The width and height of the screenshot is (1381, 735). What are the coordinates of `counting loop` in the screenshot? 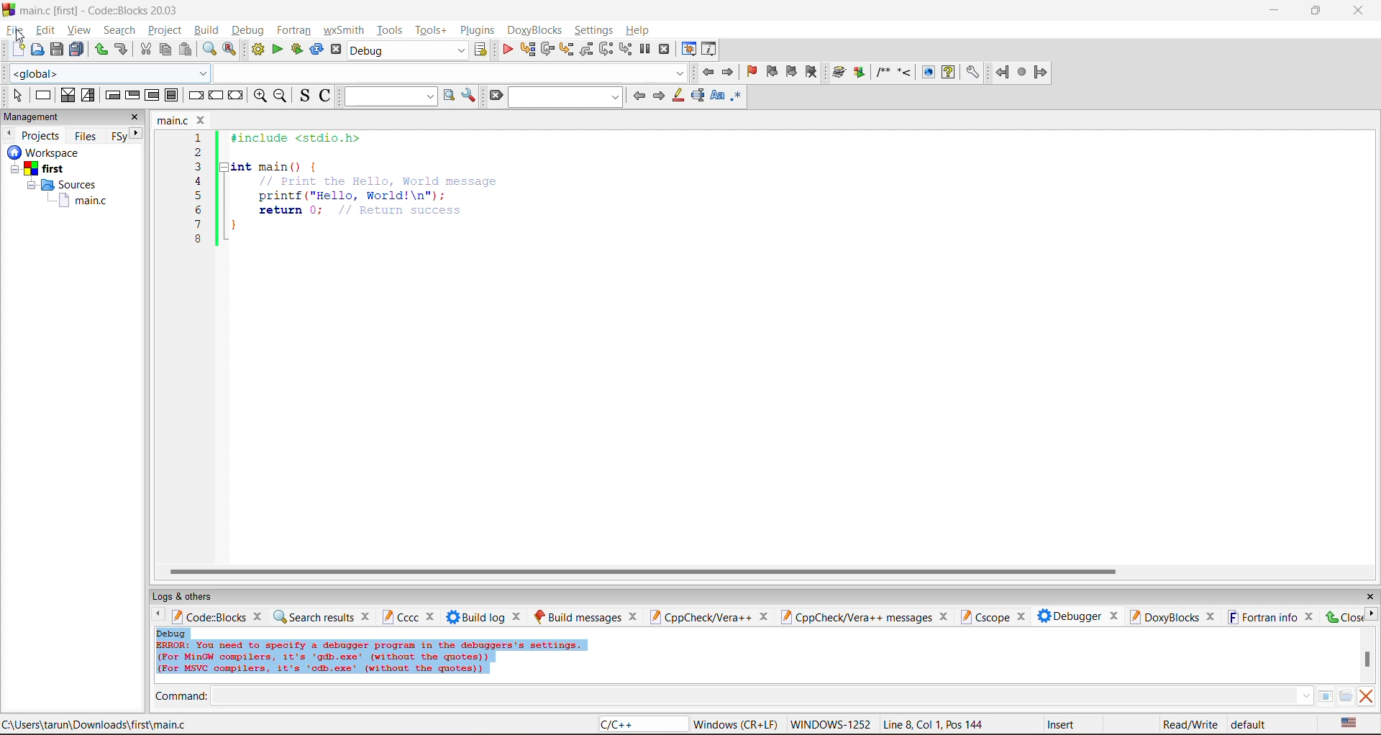 It's located at (152, 96).